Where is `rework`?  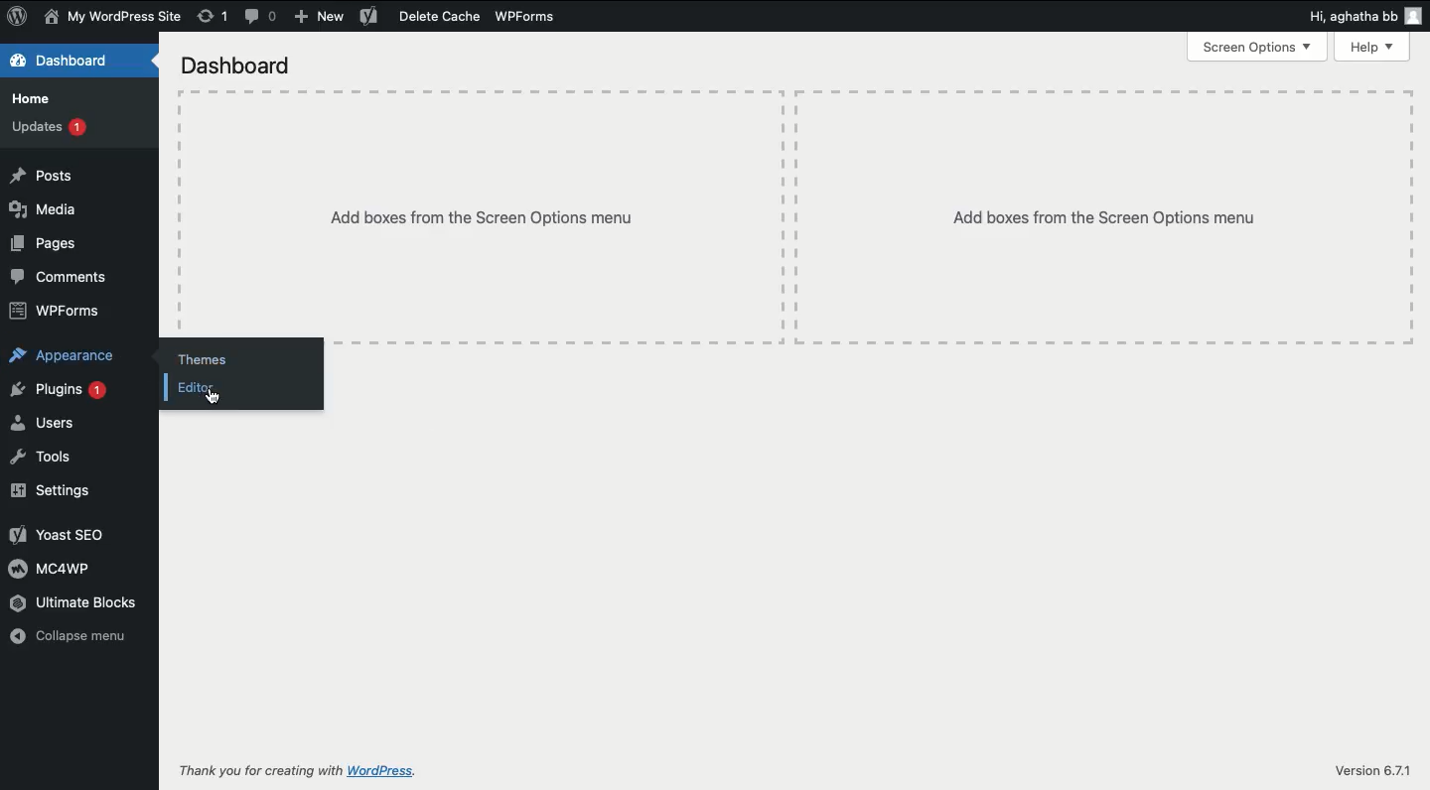
rework is located at coordinates (212, 18).